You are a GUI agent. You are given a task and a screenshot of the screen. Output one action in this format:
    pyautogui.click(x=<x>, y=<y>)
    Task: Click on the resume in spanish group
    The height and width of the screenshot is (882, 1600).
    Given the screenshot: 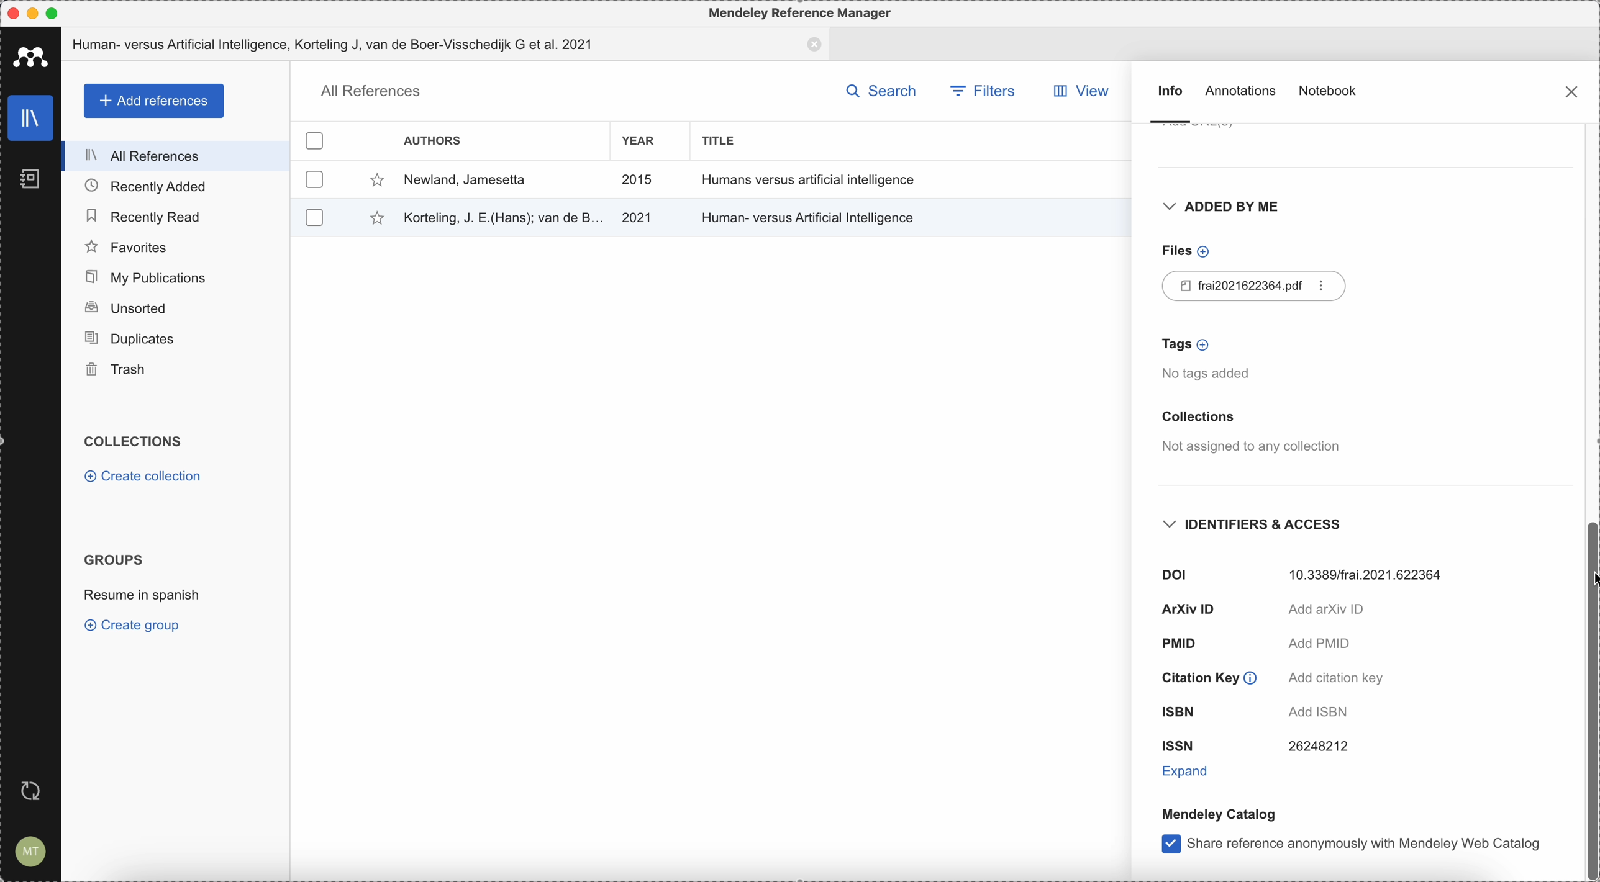 What is the action you would take?
    pyautogui.click(x=142, y=598)
    